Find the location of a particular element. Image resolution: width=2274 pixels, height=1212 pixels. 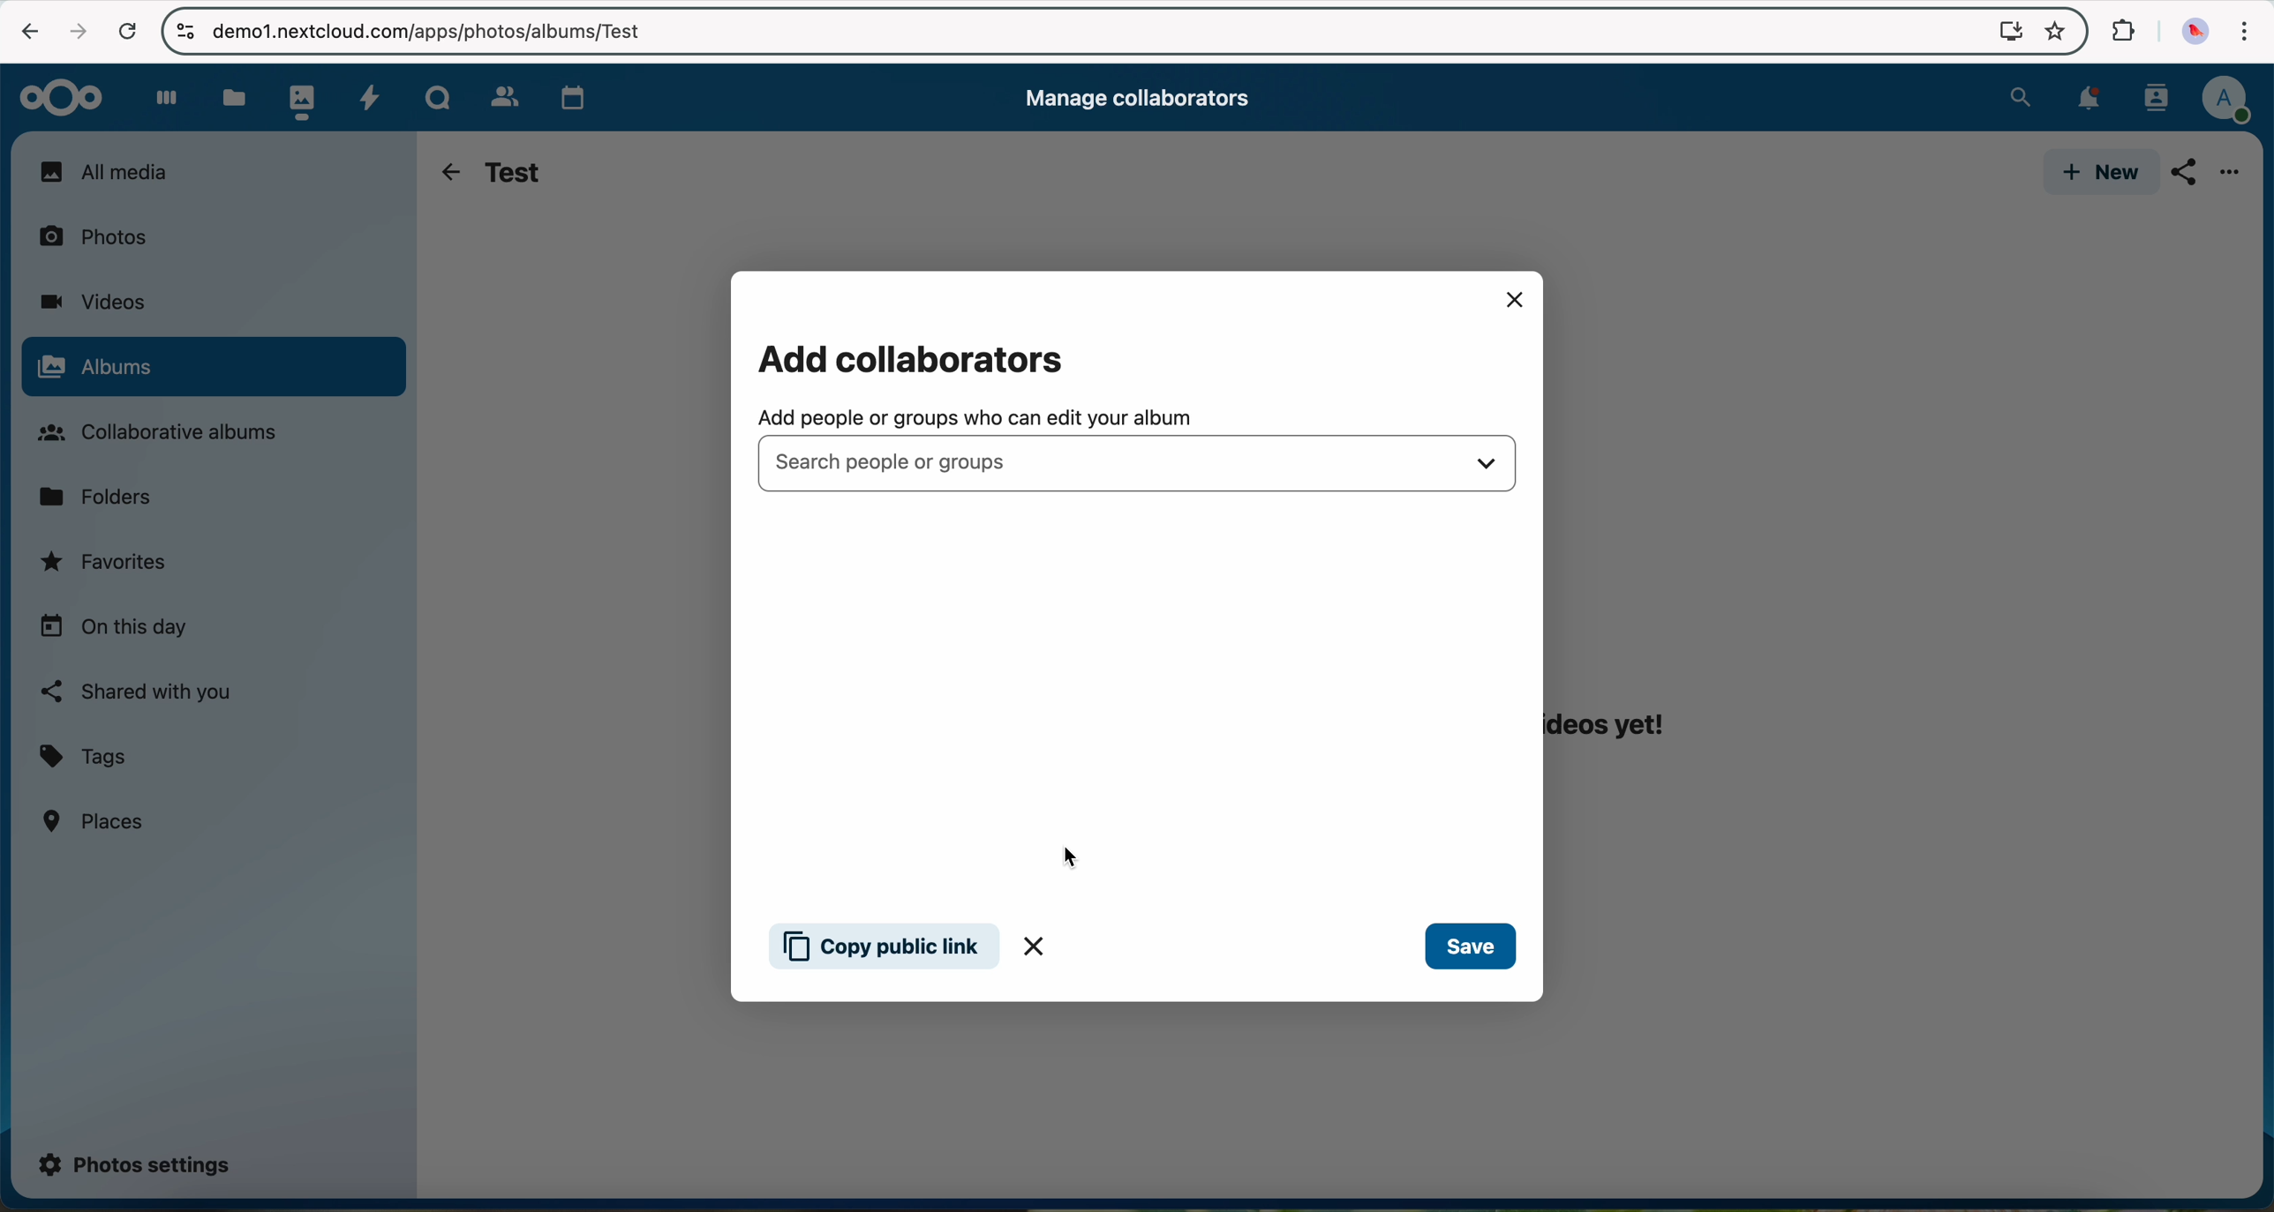

profile is located at coordinates (2225, 101).